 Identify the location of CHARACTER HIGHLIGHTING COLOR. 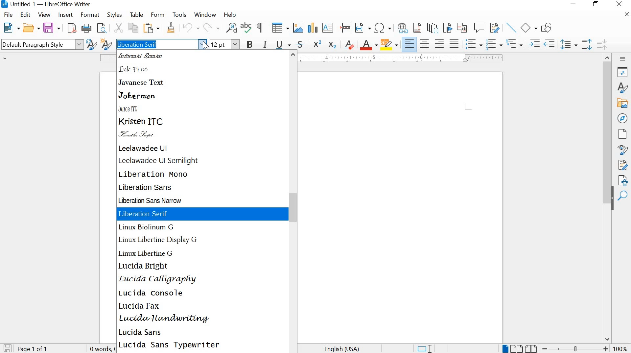
(390, 45).